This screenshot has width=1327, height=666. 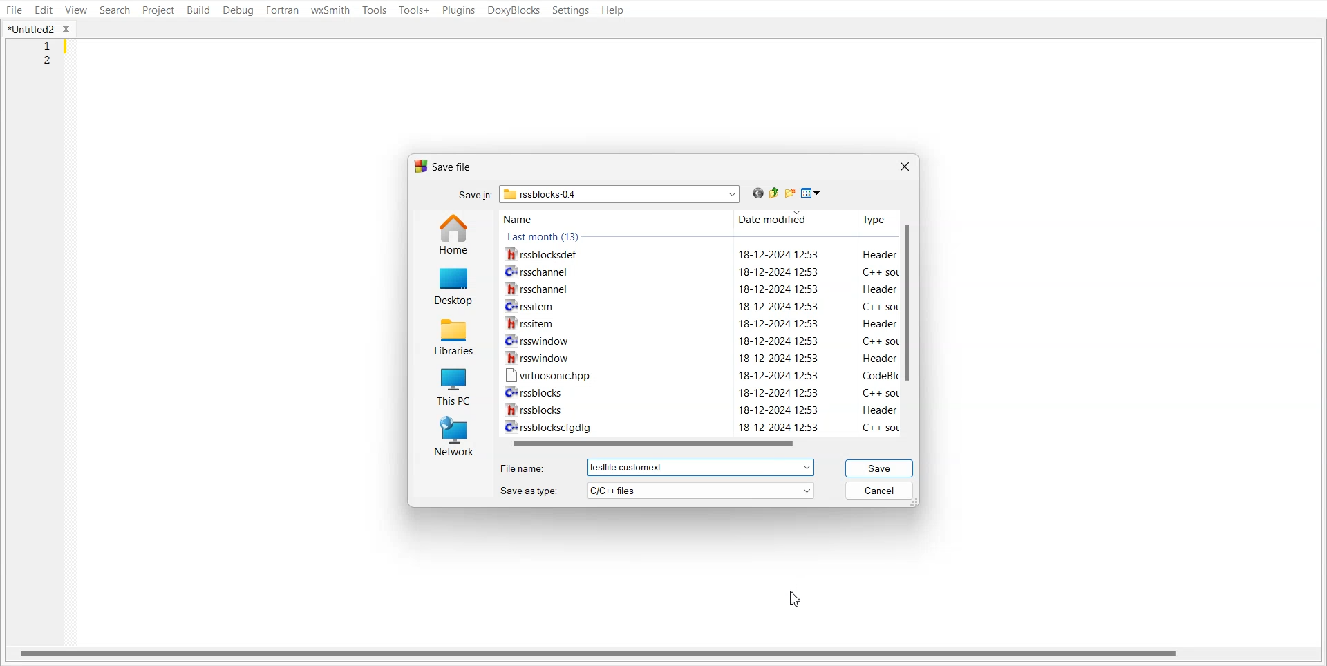 I want to click on Line Number, so click(x=39, y=49).